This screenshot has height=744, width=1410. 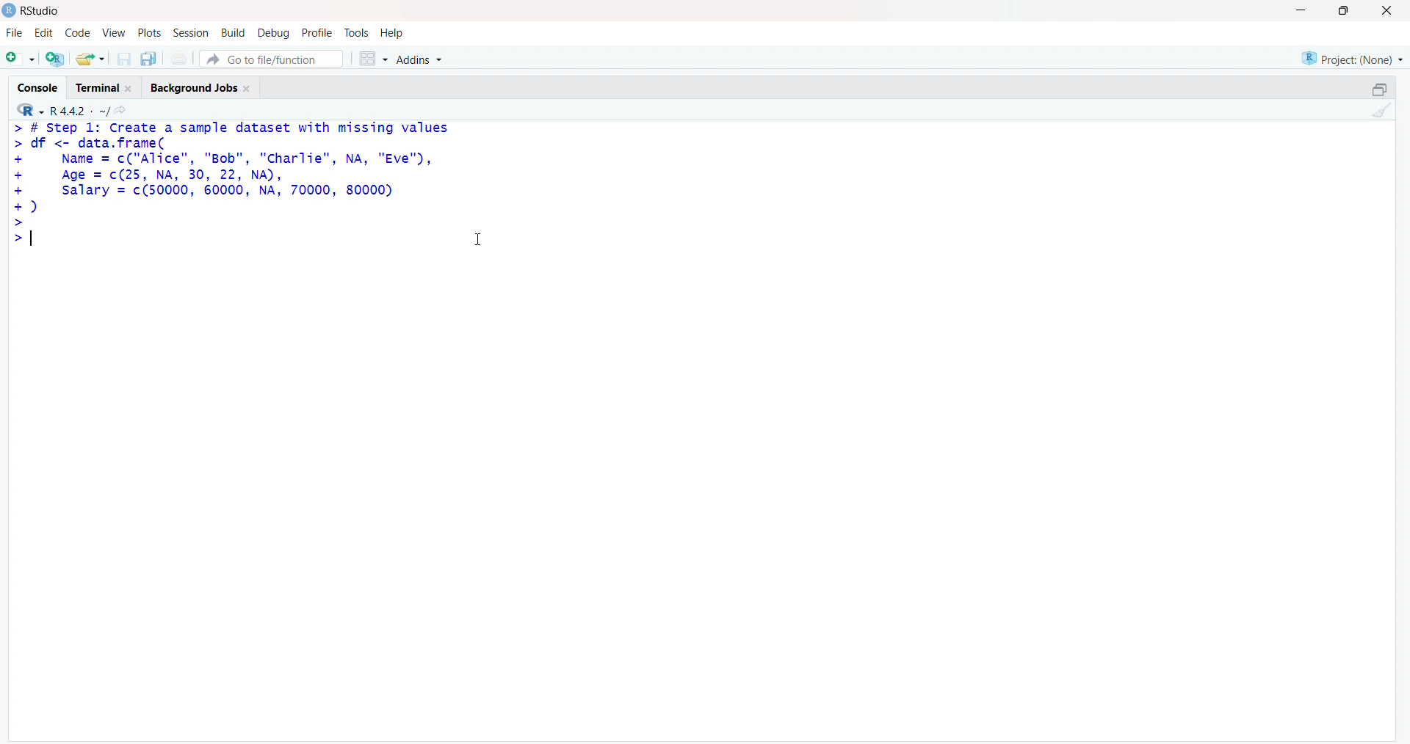 I want to click on Save all open documents (Ctrl + Alt + S), so click(x=149, y=59).